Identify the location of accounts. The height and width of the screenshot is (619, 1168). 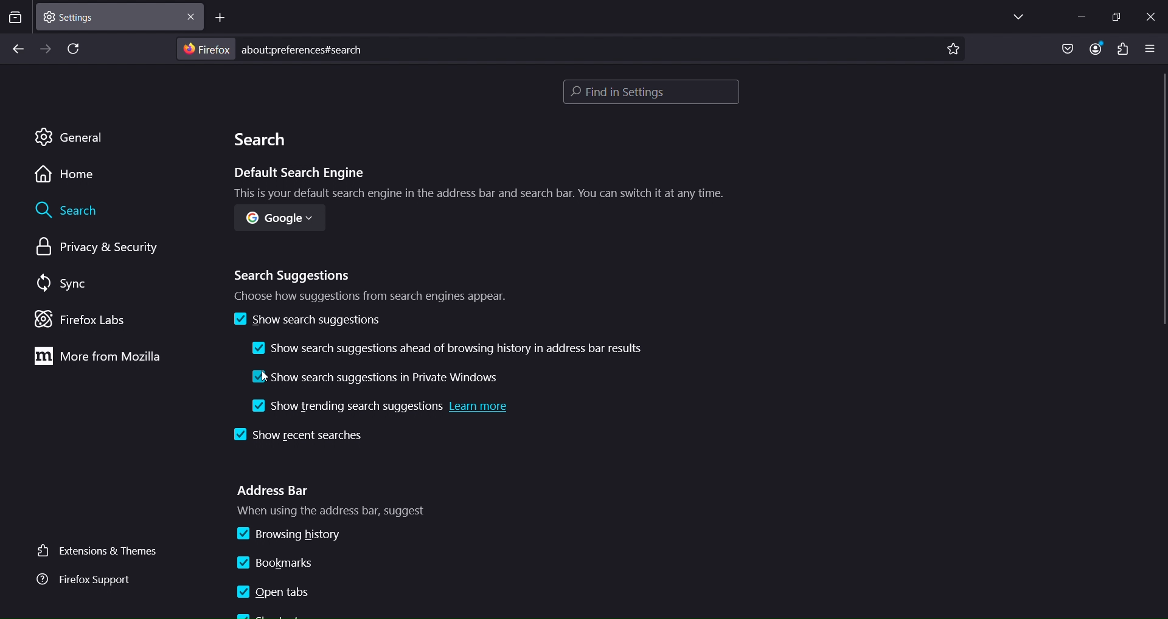
(1099, 49).